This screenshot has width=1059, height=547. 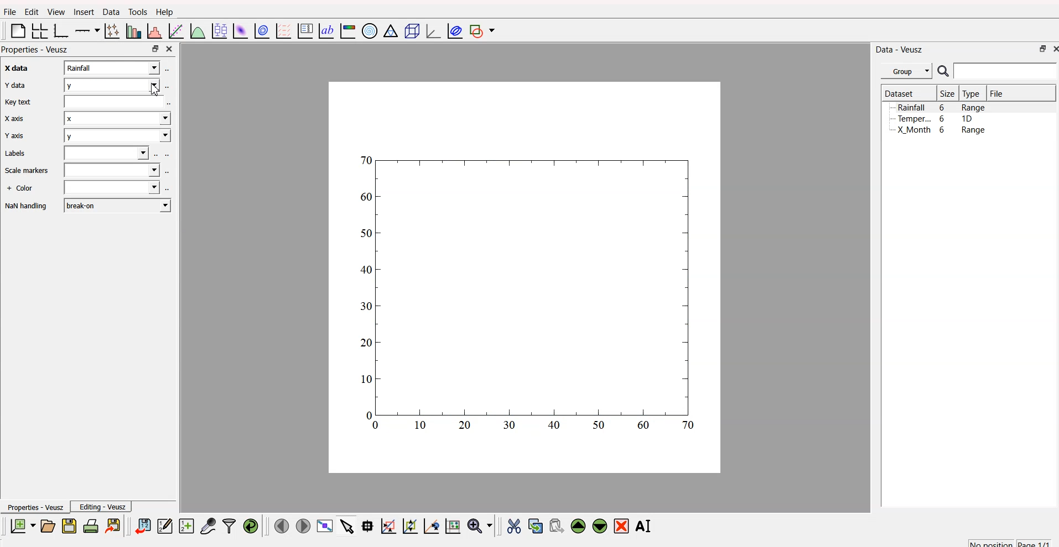 What do you see at coordinates (47, 525) in the screenshot?
I see `open a document` at bounding box center [47, 525].